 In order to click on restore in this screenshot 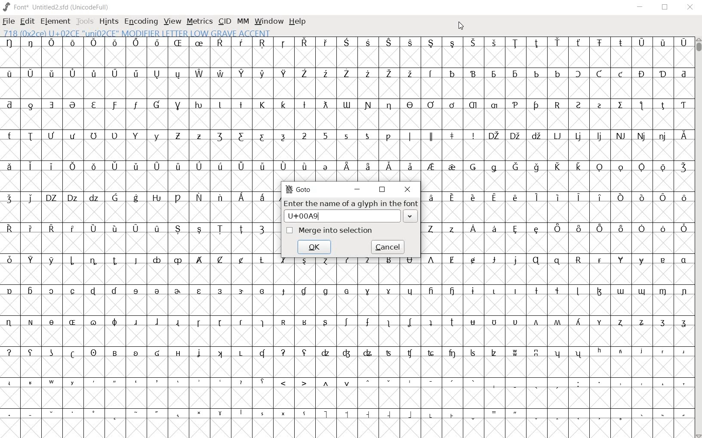, I will do `click(382, 189)`.